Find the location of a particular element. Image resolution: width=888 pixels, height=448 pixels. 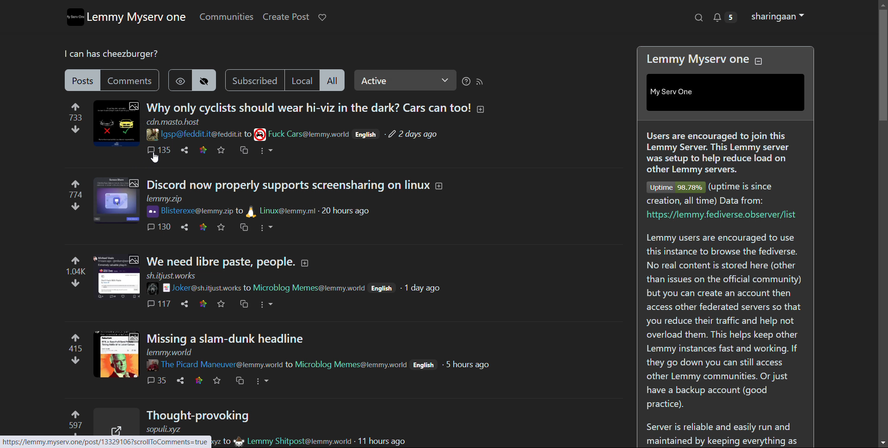

create post is located at coordinates (285, 17).